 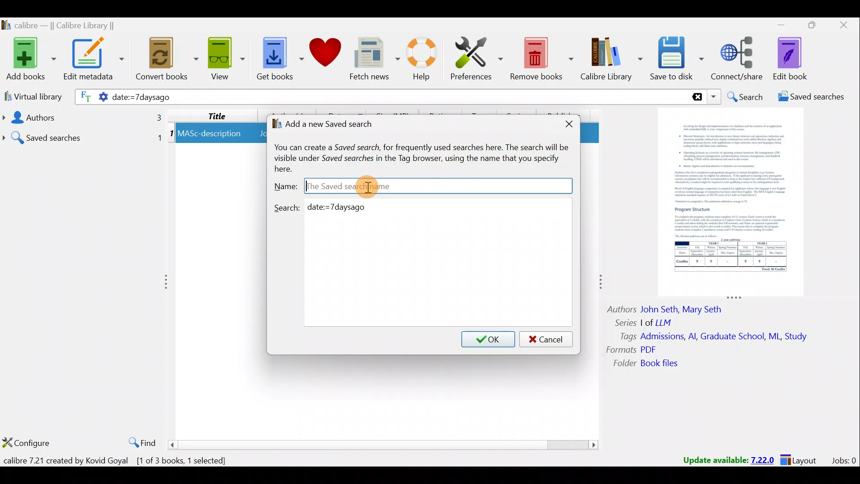 What do you see at coordinates (599, 284) in the screenshot?
I see `adjust column to right` at bounding box center [599, 284].